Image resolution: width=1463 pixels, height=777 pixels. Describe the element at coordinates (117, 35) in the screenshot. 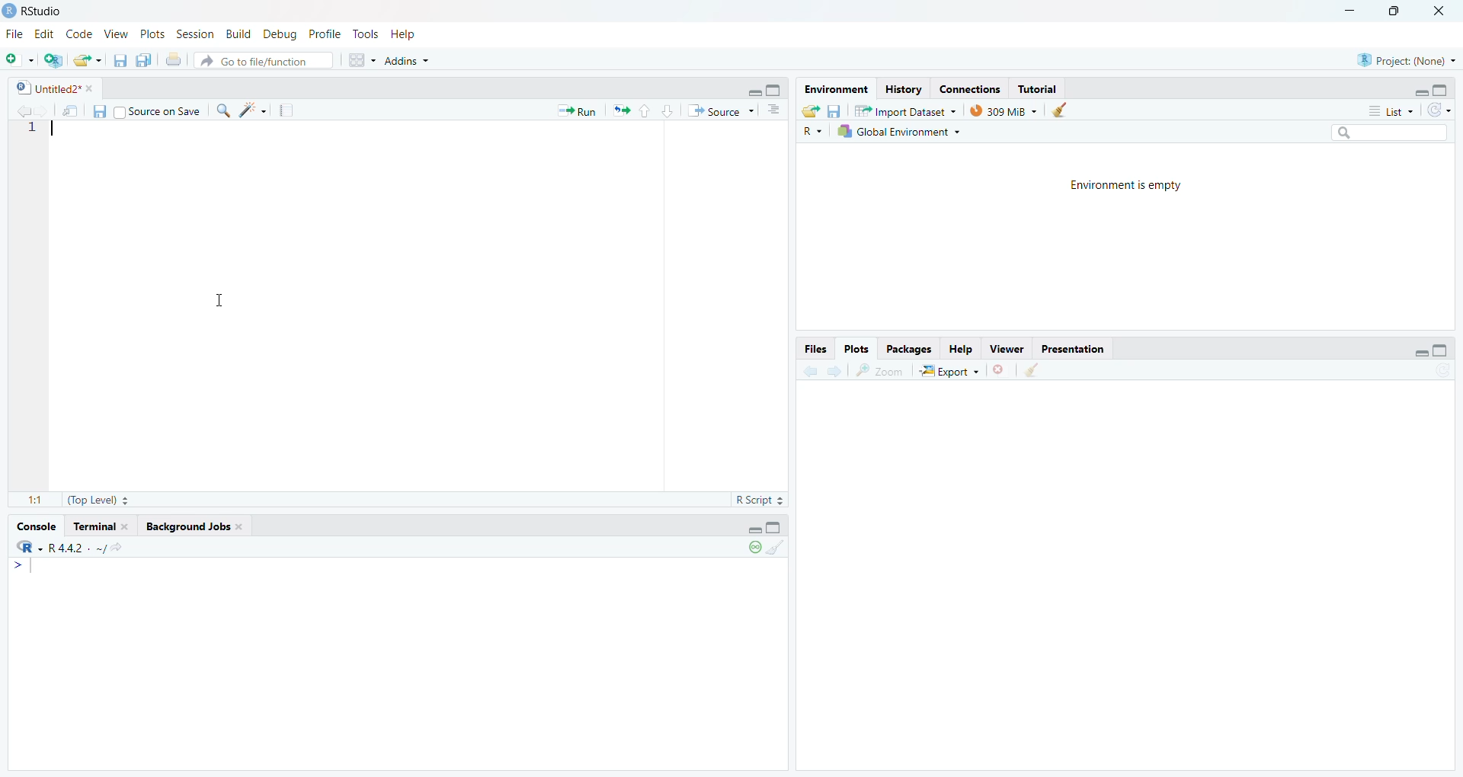

I see `View` at that location.